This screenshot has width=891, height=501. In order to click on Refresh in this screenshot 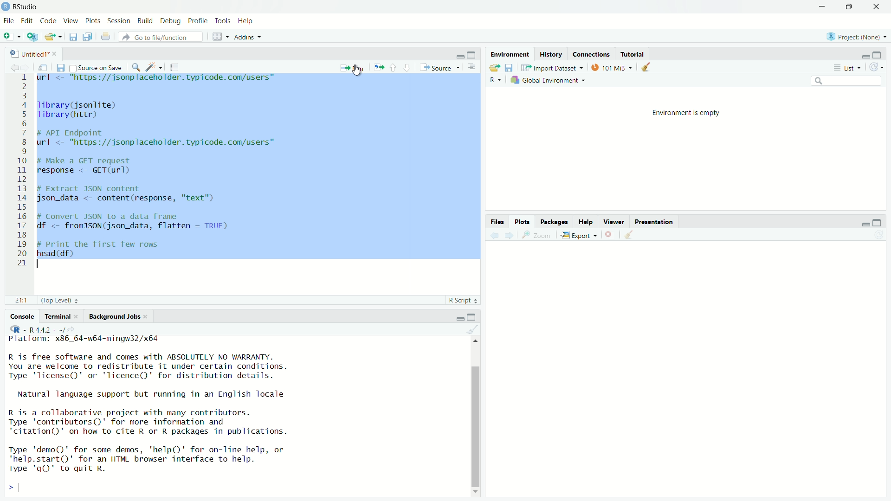, I will do `click(876, 66)`.